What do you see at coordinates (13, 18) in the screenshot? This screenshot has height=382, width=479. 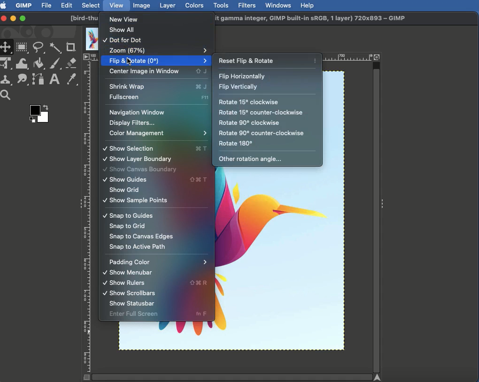 I see `Minimize` at bounding box center [13, 18].